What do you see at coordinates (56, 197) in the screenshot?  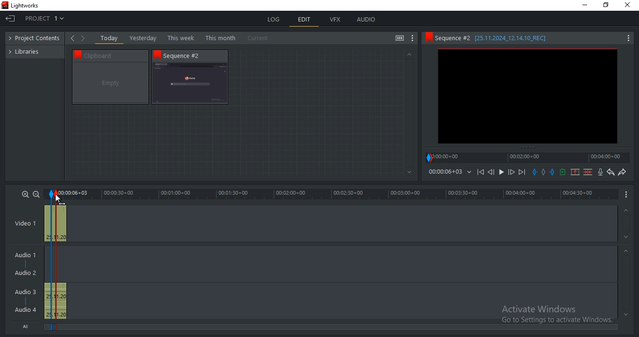 I see `Pointer cursor` at bounding box center [56, 197].